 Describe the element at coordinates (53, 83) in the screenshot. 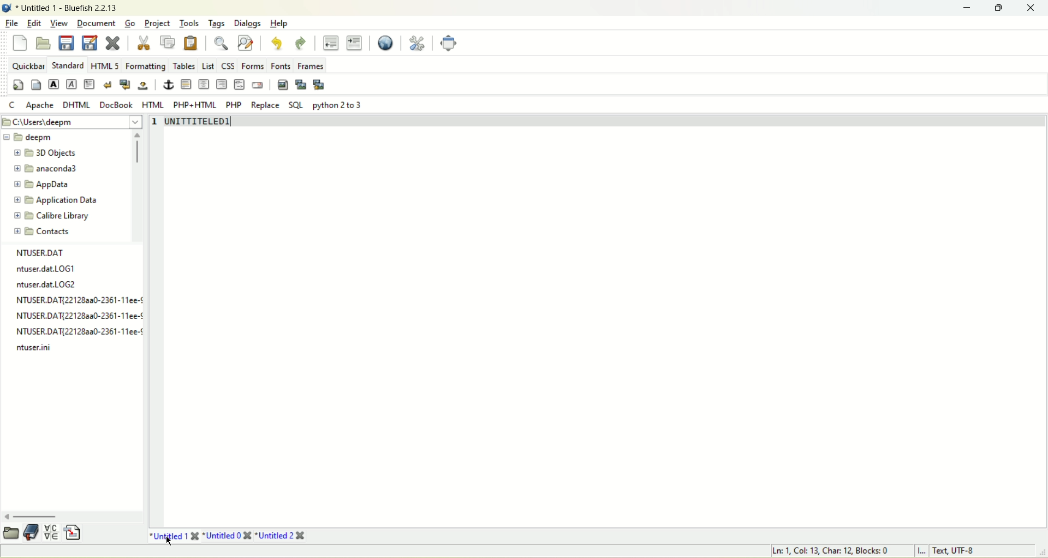

I see `Strong` at that location.